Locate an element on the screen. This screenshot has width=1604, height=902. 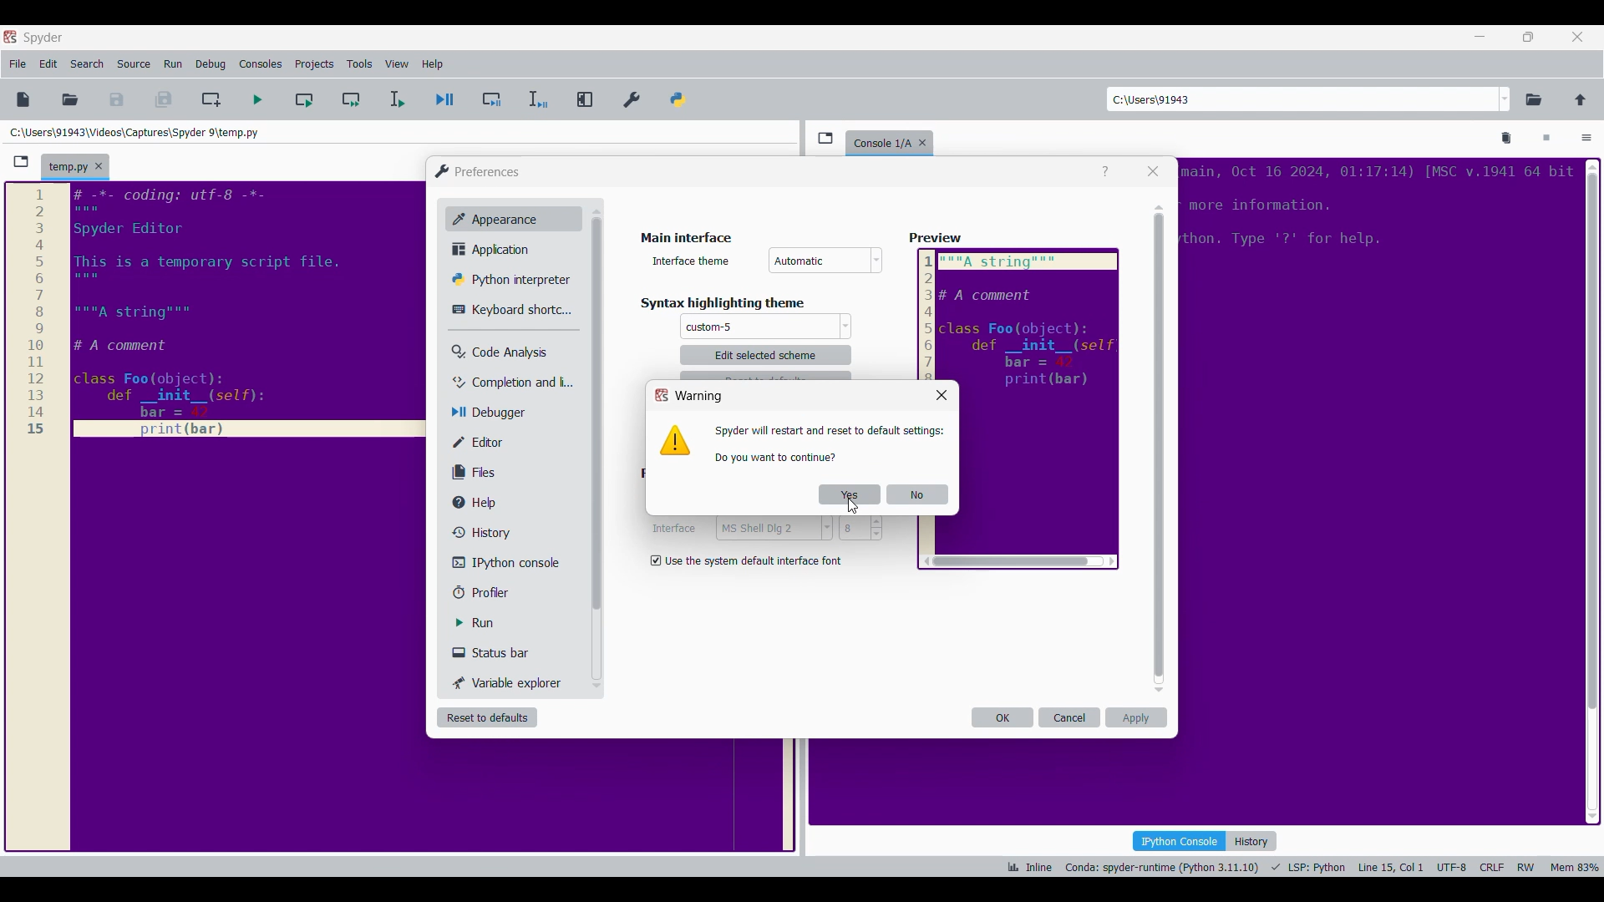
Python interpretor is located at coordinates (513, 280).